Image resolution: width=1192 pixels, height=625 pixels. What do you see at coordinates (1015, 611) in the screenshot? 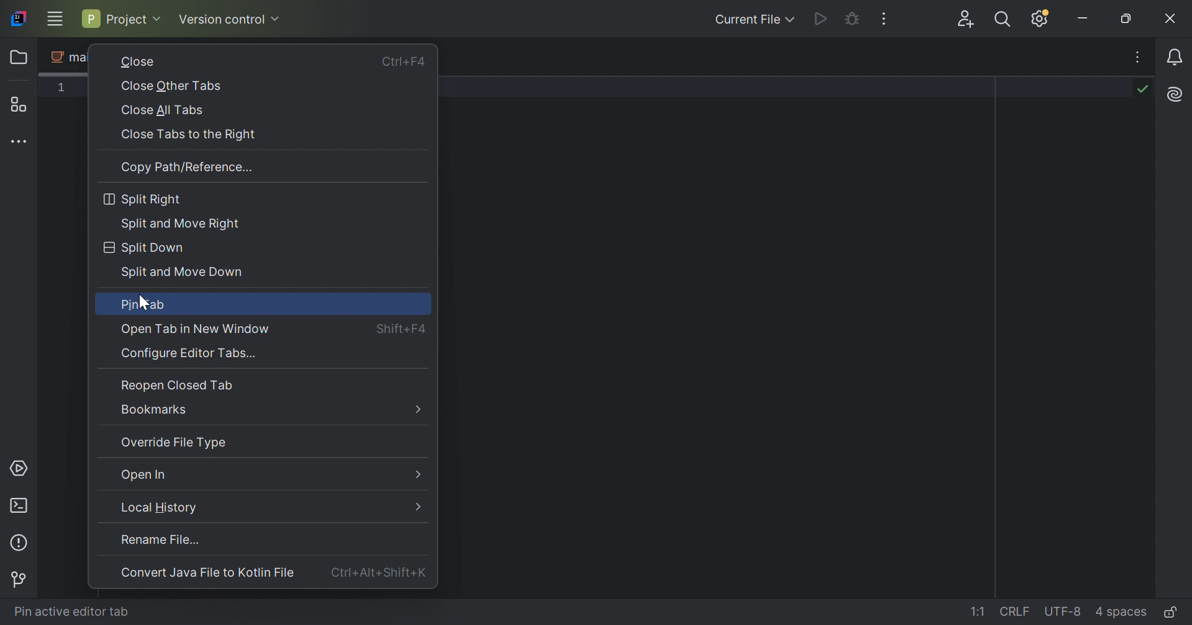
I see `line separator: \r\n` at bounding box center [1015, 611].